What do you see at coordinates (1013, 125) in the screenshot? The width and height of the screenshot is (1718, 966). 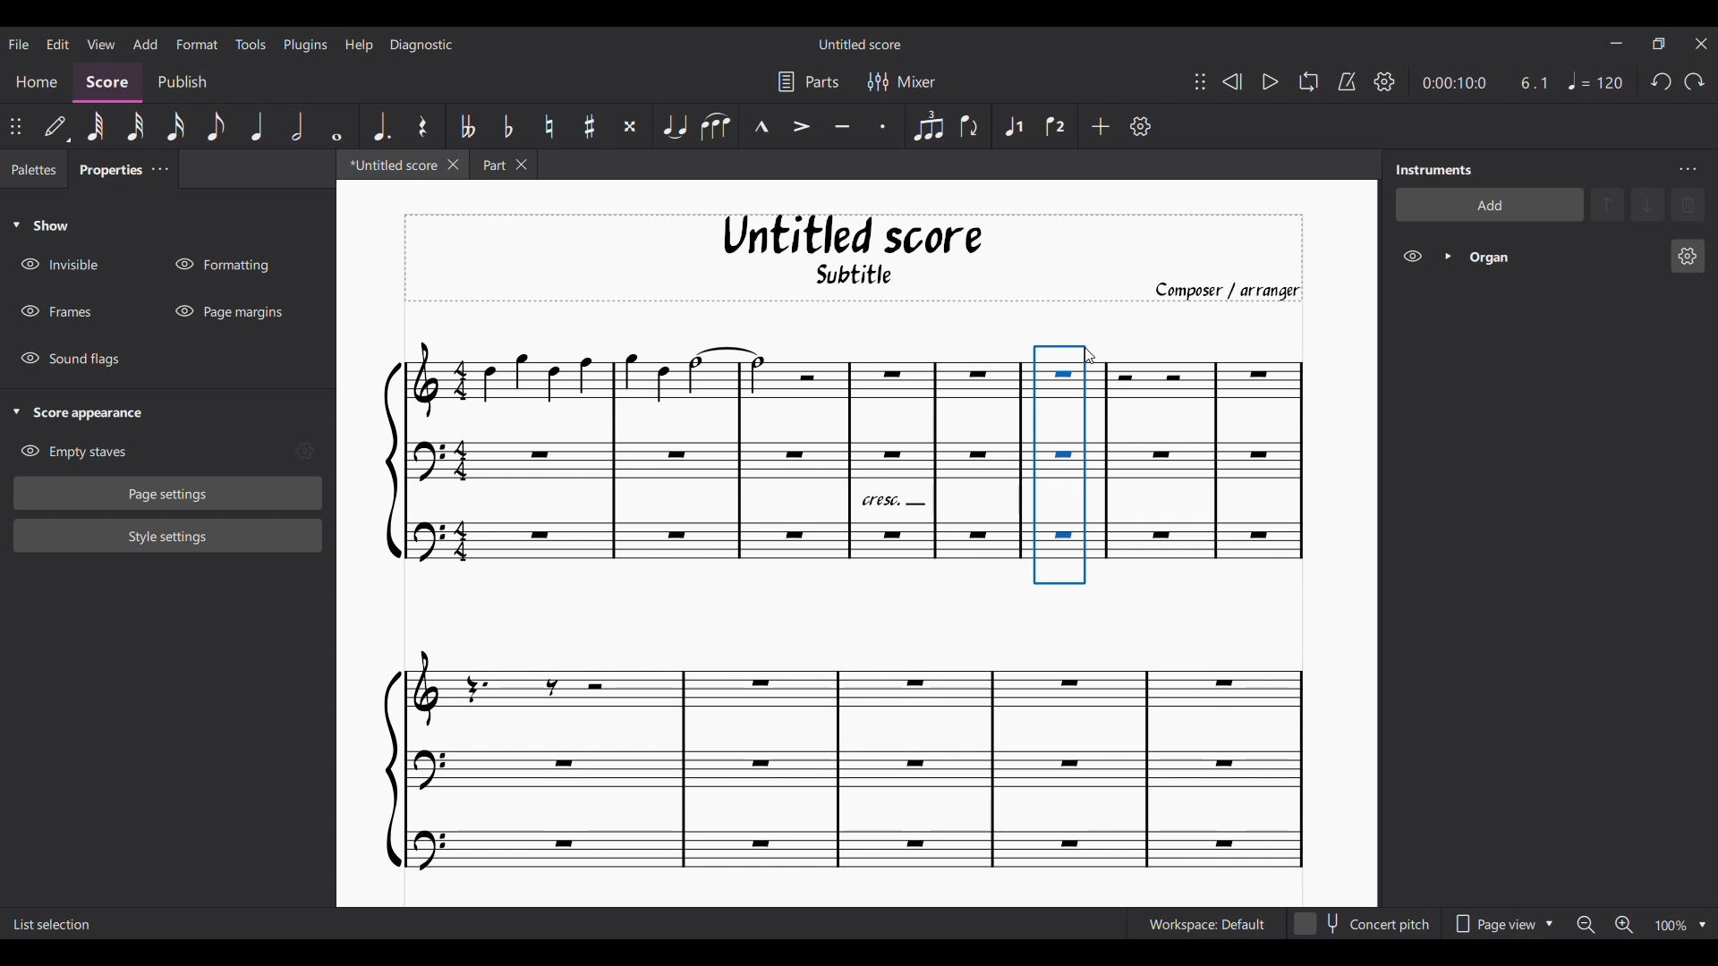 I see `Voice 1` at bounding box center [1013, 125].